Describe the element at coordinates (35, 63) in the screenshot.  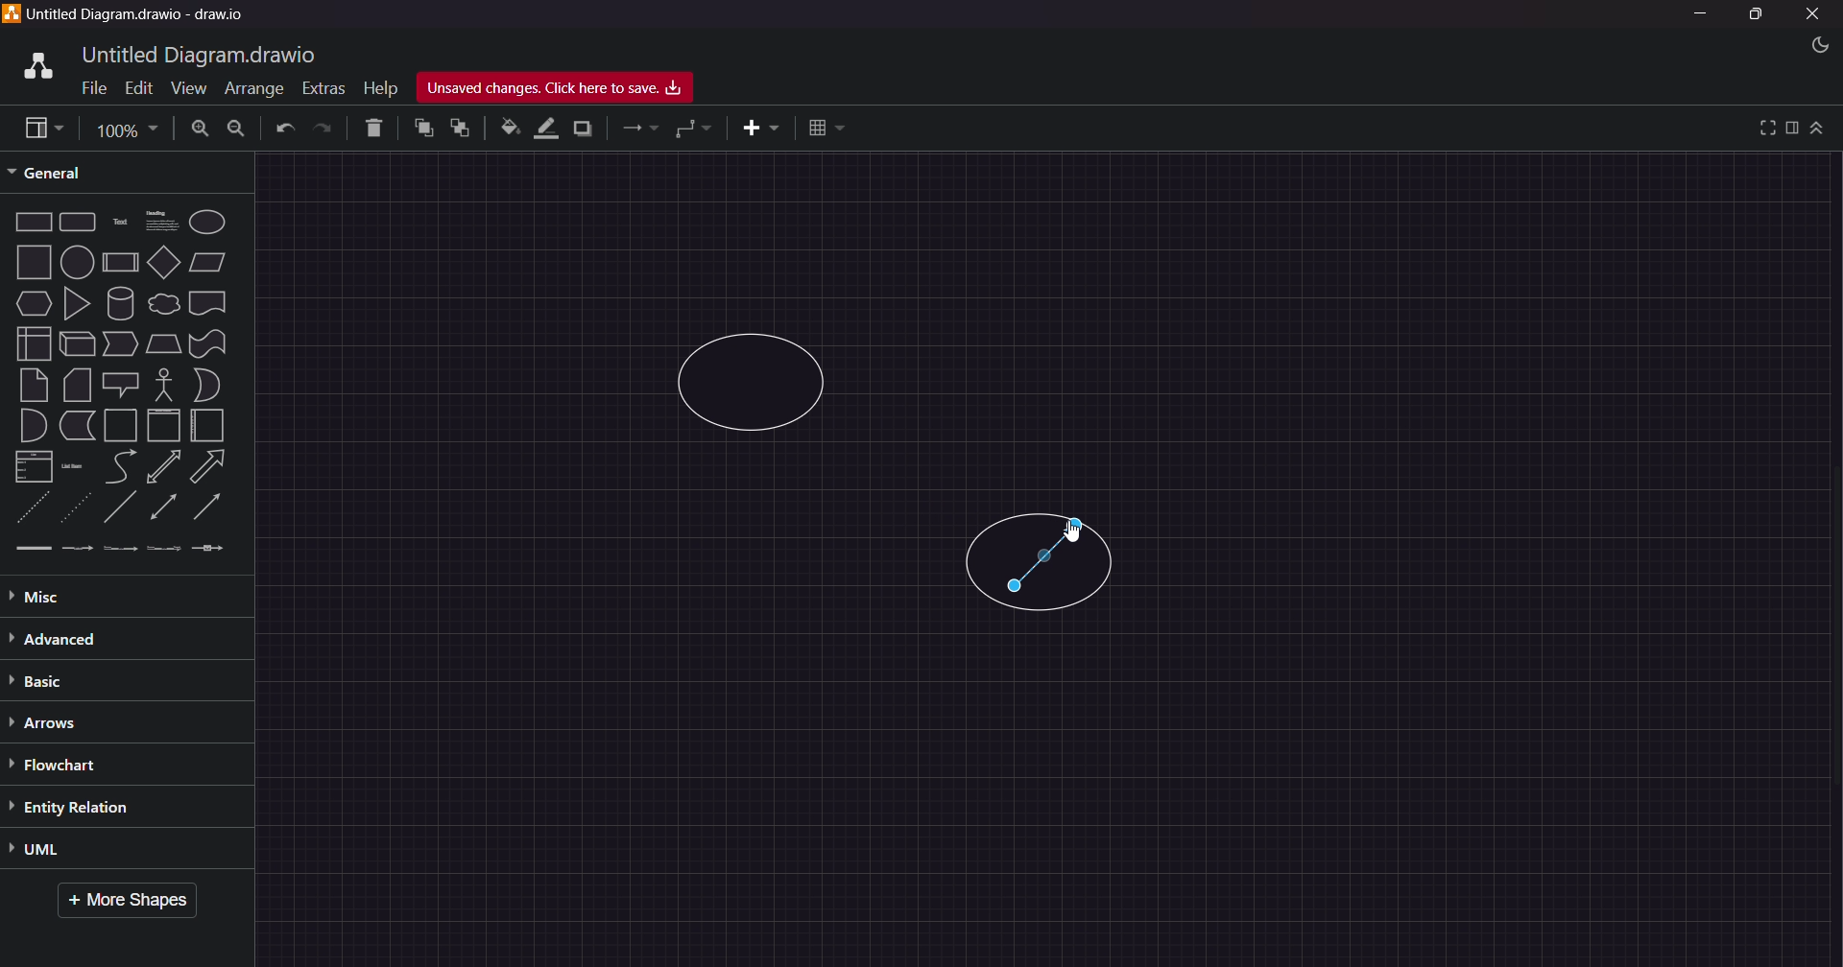
I see `logo` at that location.